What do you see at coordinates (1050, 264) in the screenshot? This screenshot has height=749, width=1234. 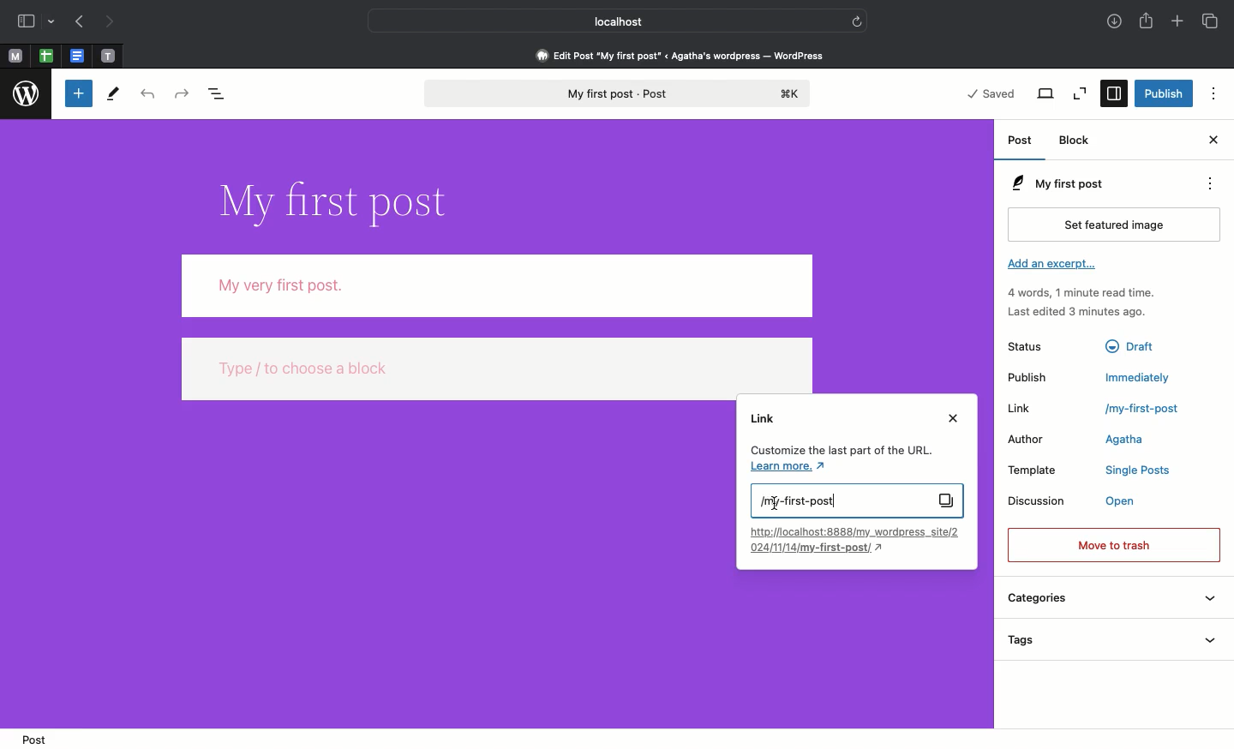 I see `Add an excerpt` at bounding box center [1050, 264].